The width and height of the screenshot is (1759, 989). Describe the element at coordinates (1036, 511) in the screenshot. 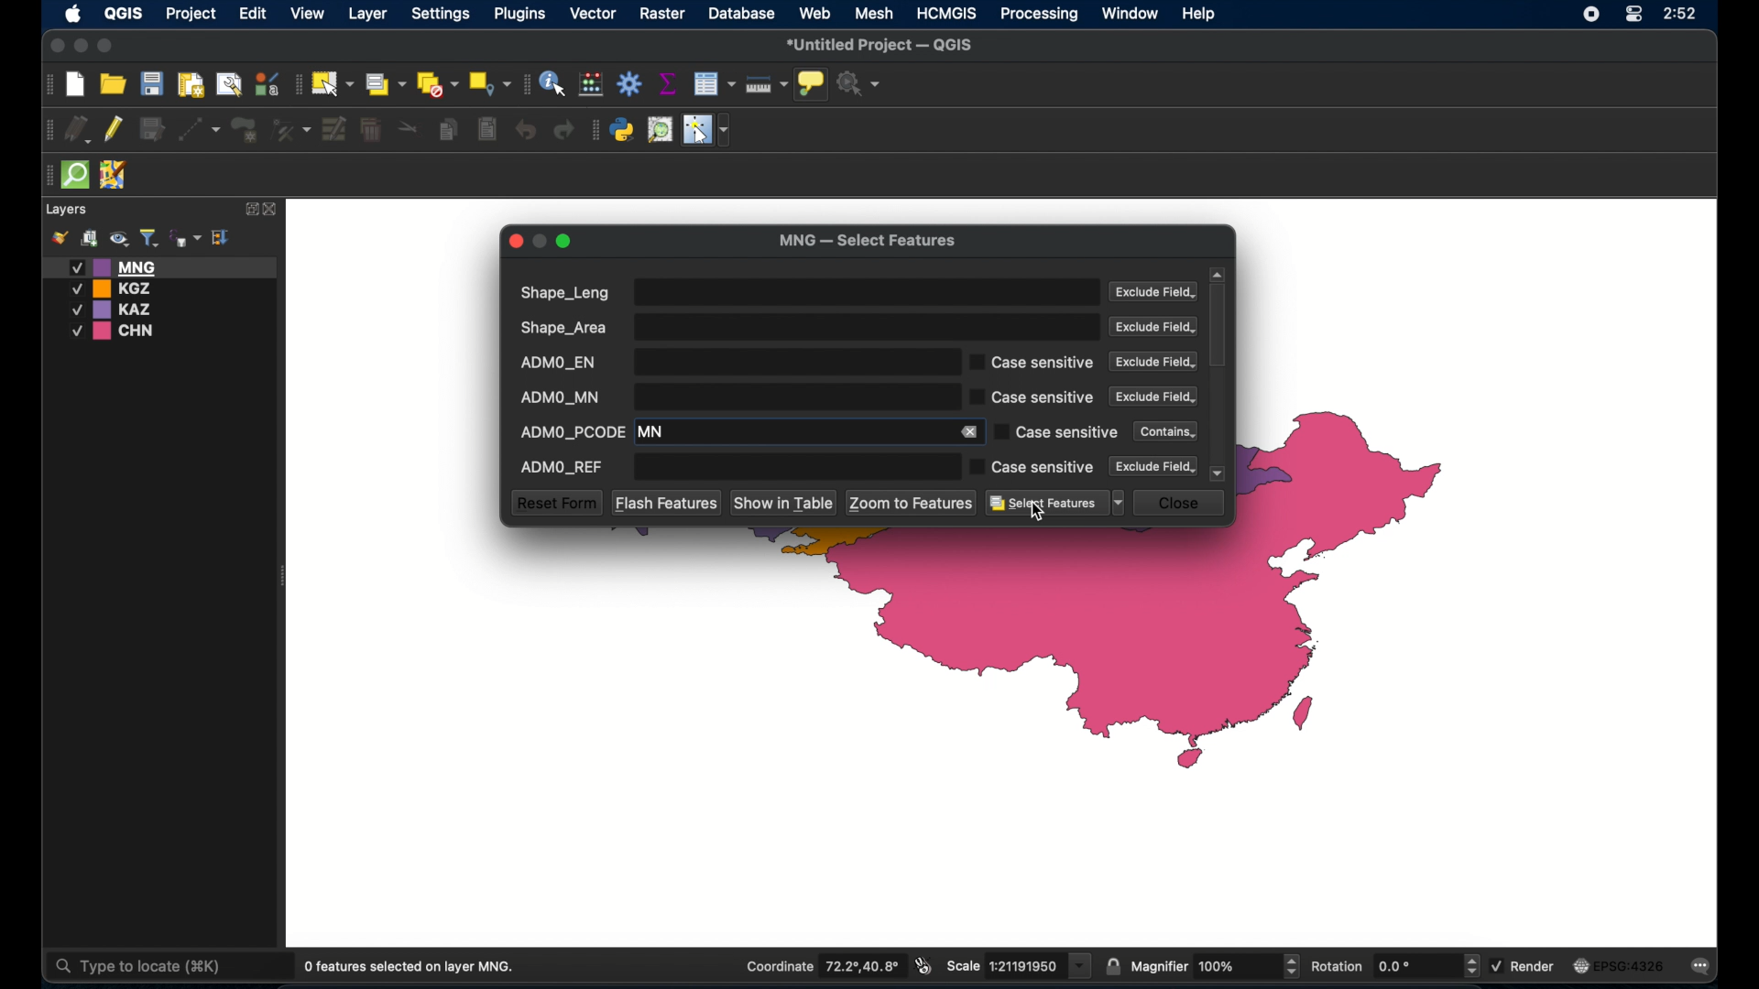

I see `cursor` at that location.